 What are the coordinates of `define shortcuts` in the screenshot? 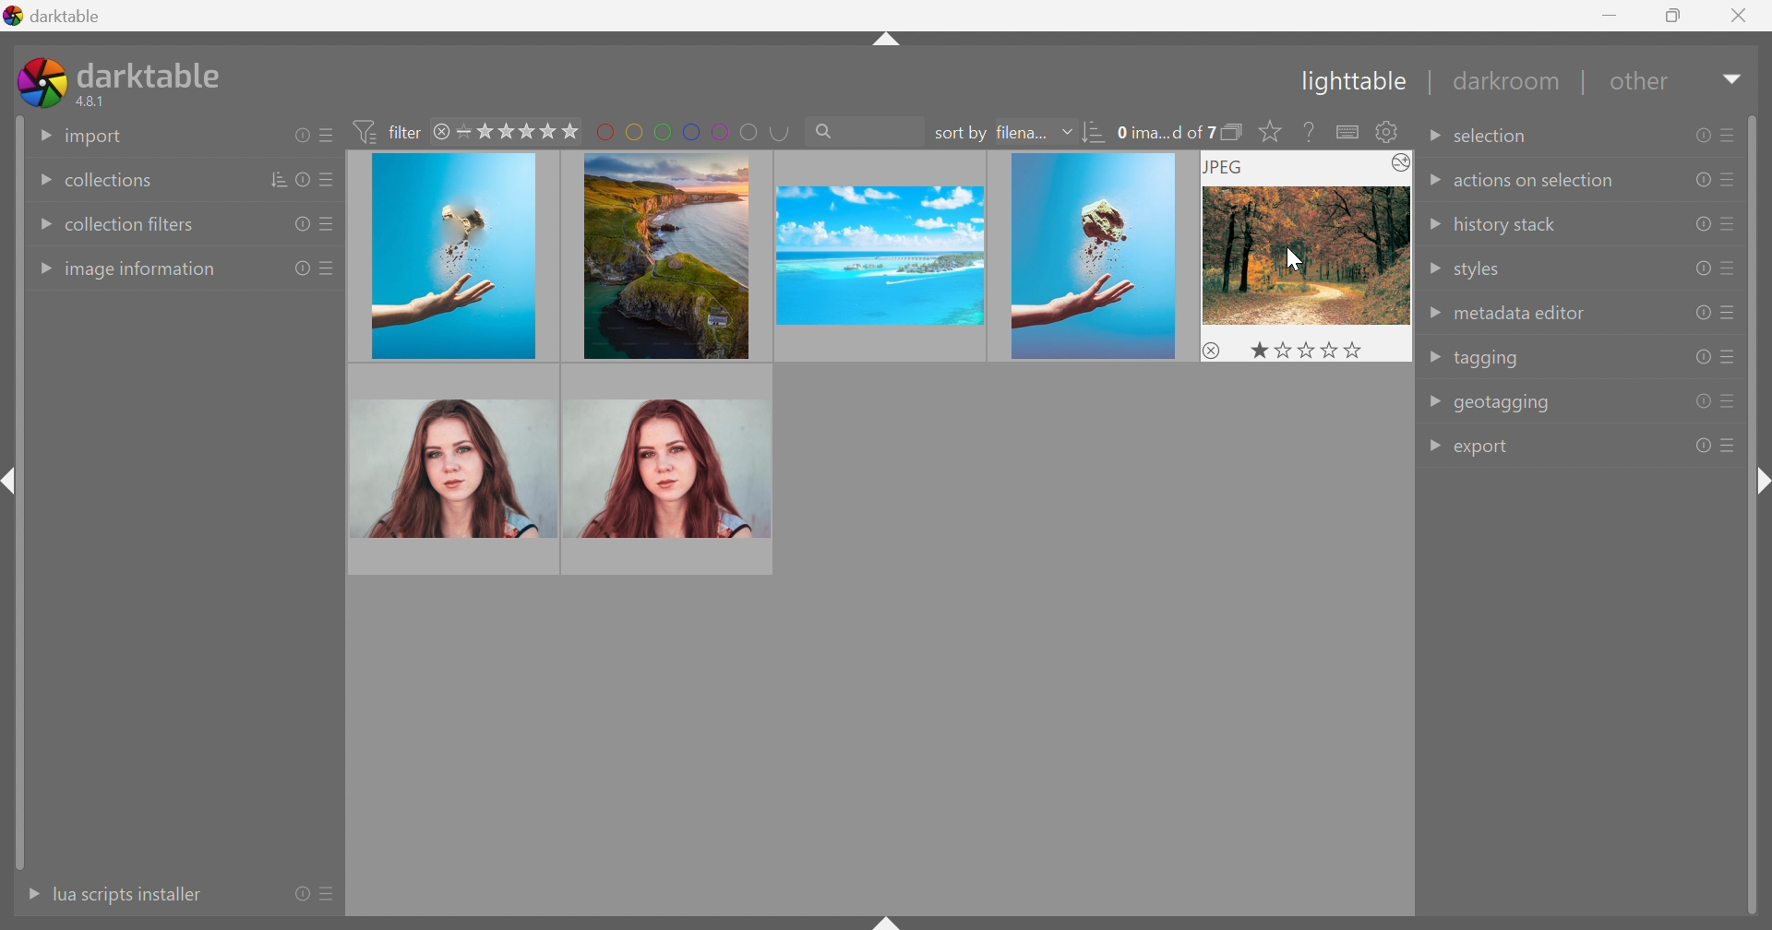 It's located at (1349, 132).